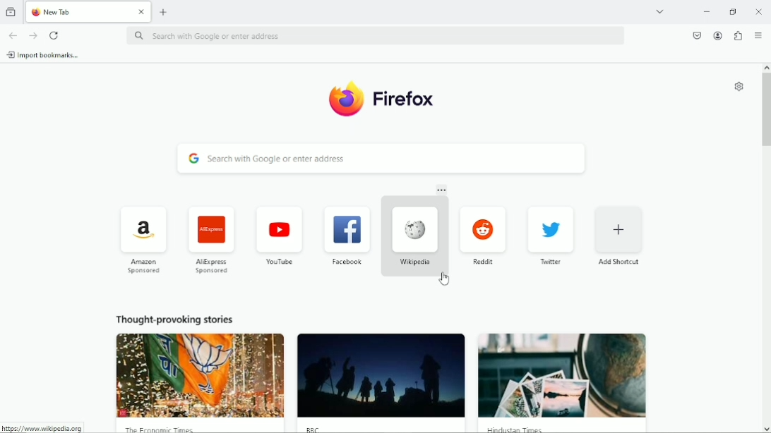 The height and width of the screenshot is (433, 771). What do you see at coordinates (696, 36) in the screenshot?
I see `save to pocket` at bounding box center [696, 36].